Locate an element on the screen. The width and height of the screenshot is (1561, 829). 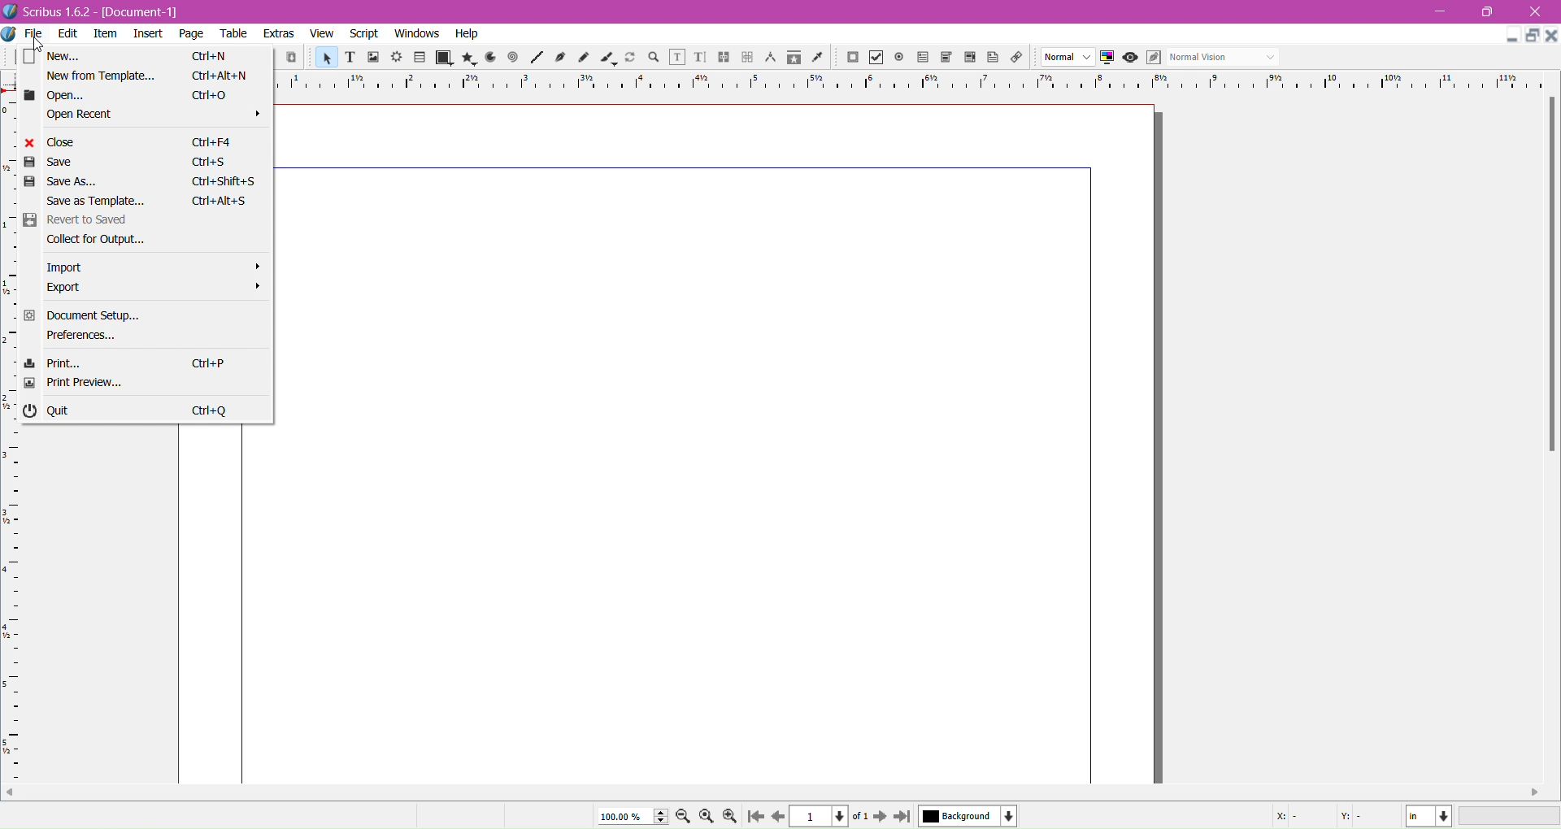
Line is located at coordinates (537, 59).